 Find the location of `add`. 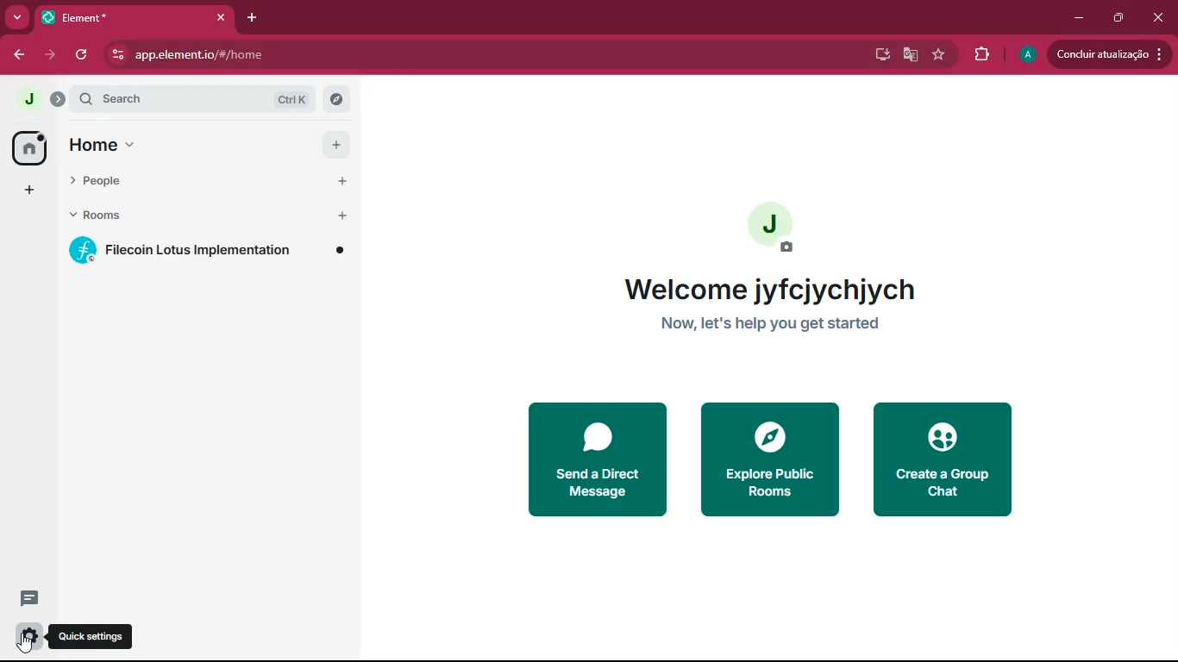

add is located at coordinates (336, 145).